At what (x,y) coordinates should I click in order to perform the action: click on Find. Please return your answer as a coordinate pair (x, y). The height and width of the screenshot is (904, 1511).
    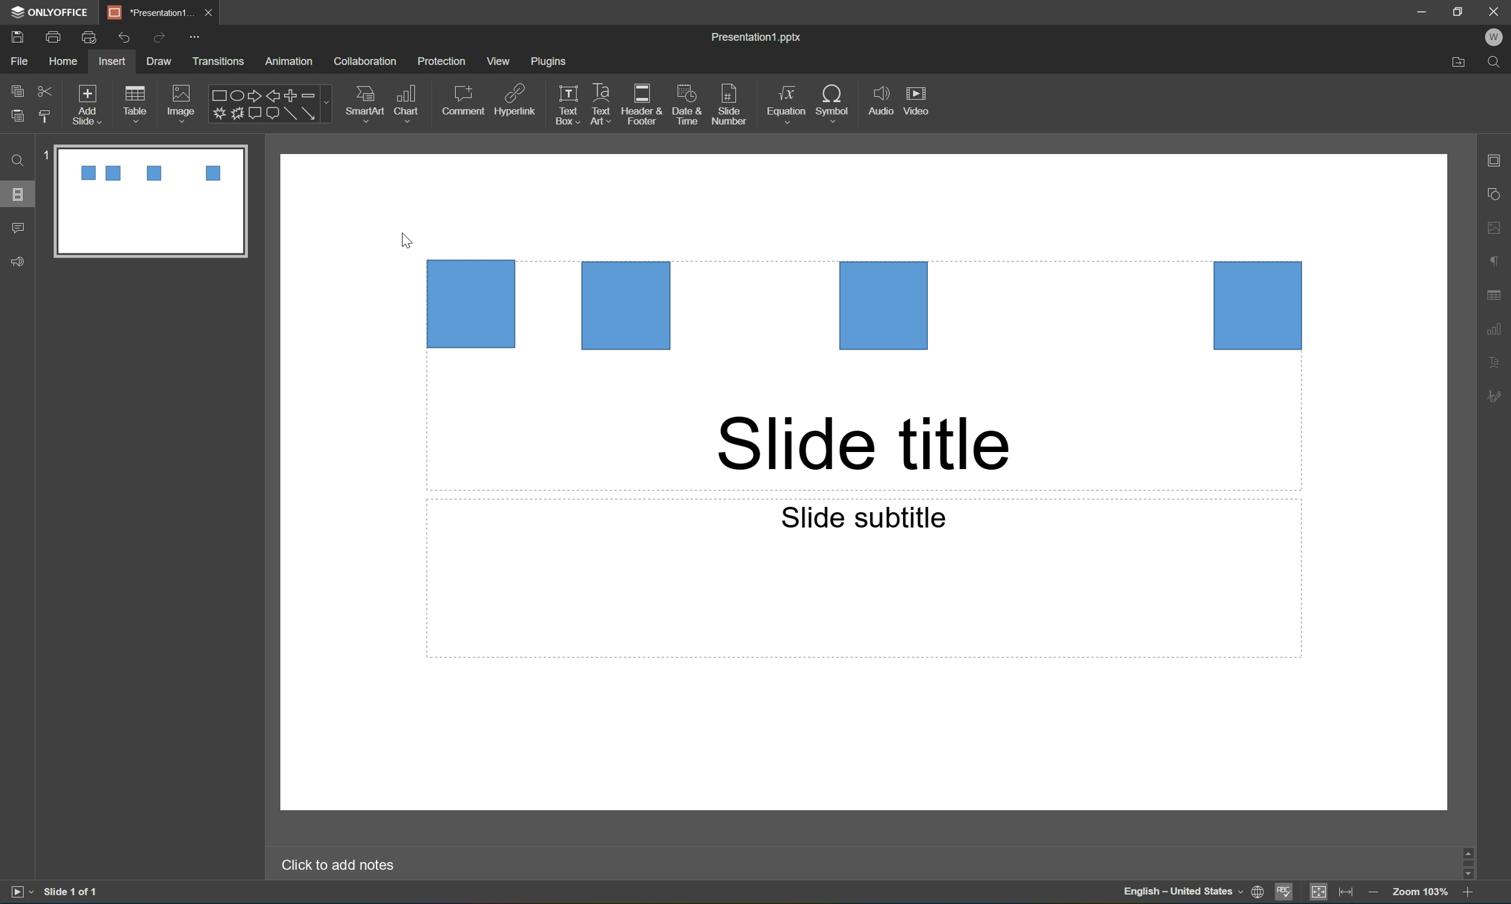
    Looking at the image, I should click on (1498, 61).